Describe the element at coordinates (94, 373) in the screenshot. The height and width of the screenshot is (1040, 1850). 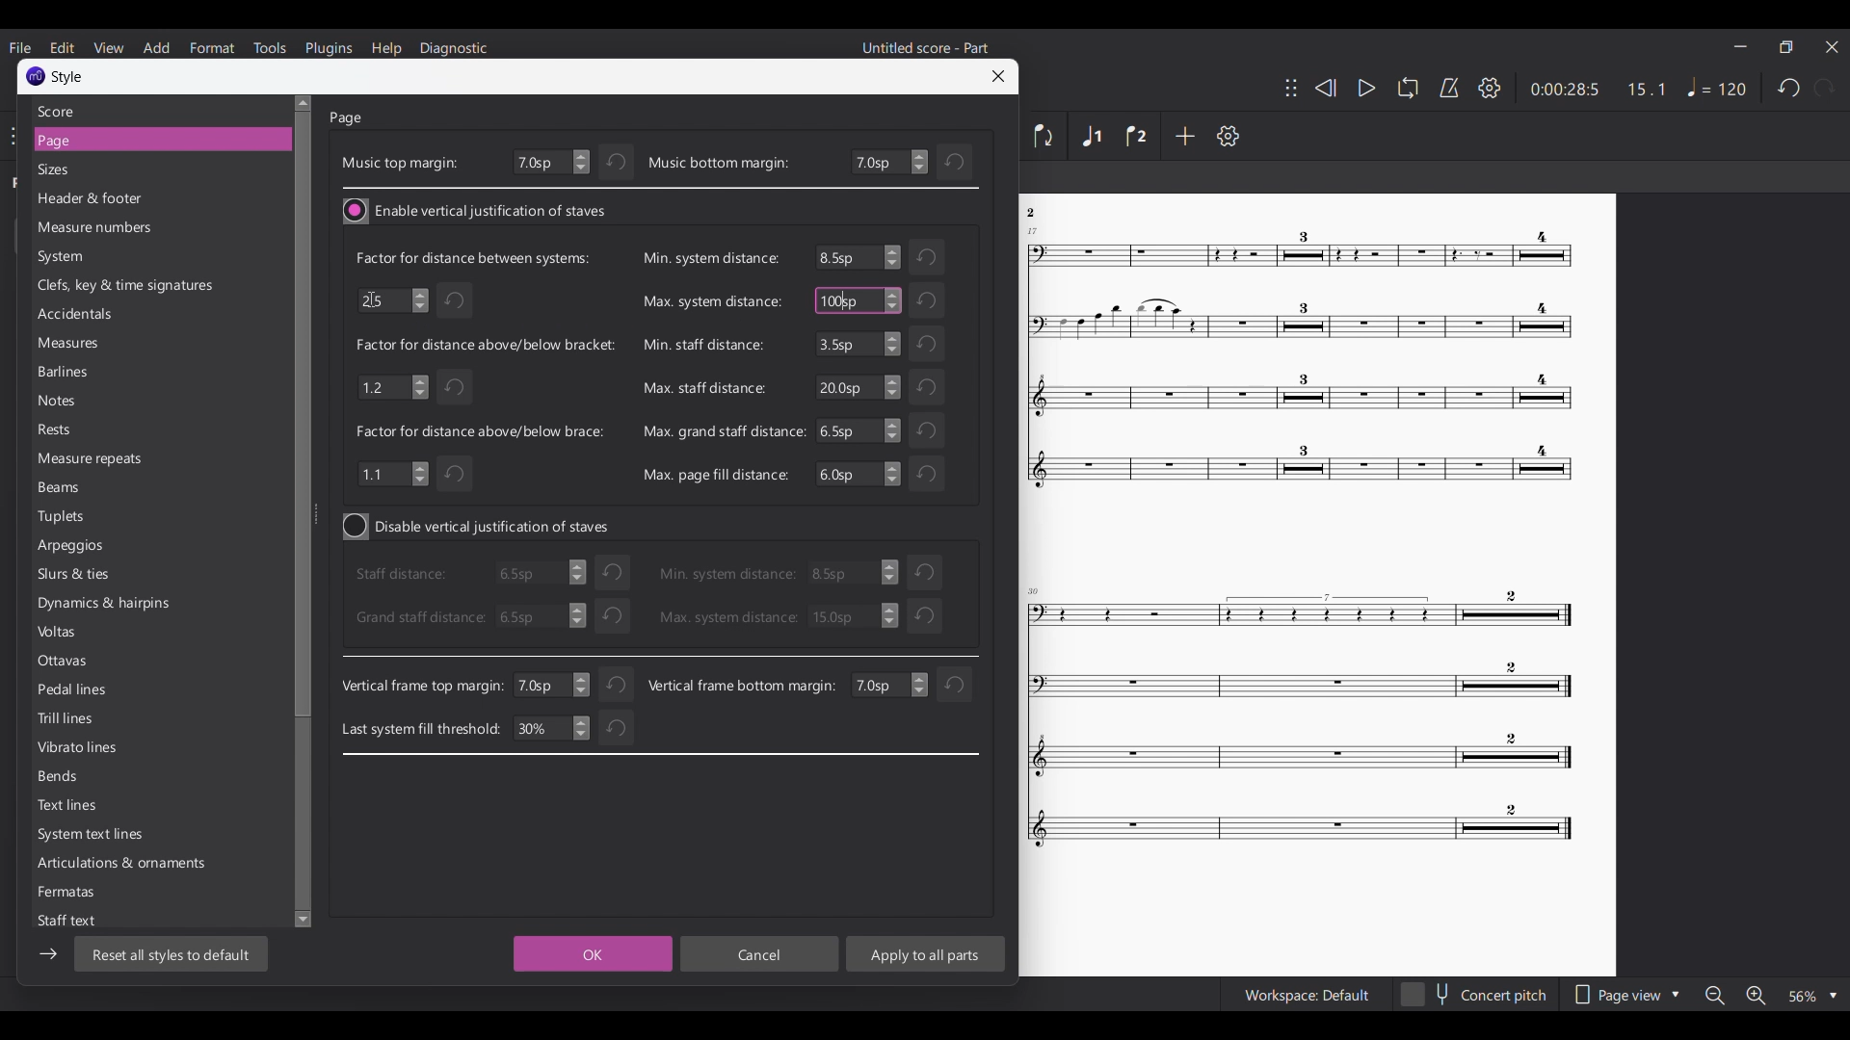
I see `Barlines` at that location.